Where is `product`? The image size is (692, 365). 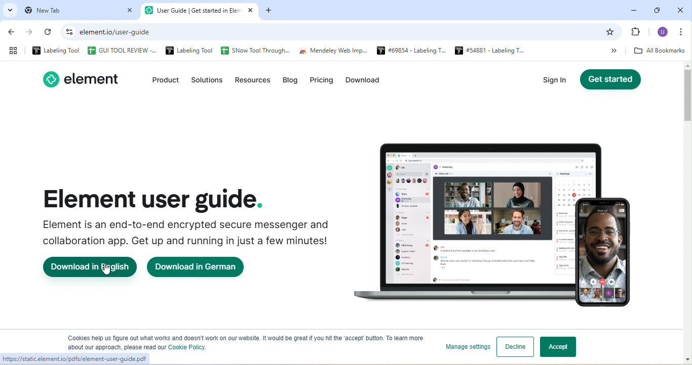
product is located at coordinates (162, 80).